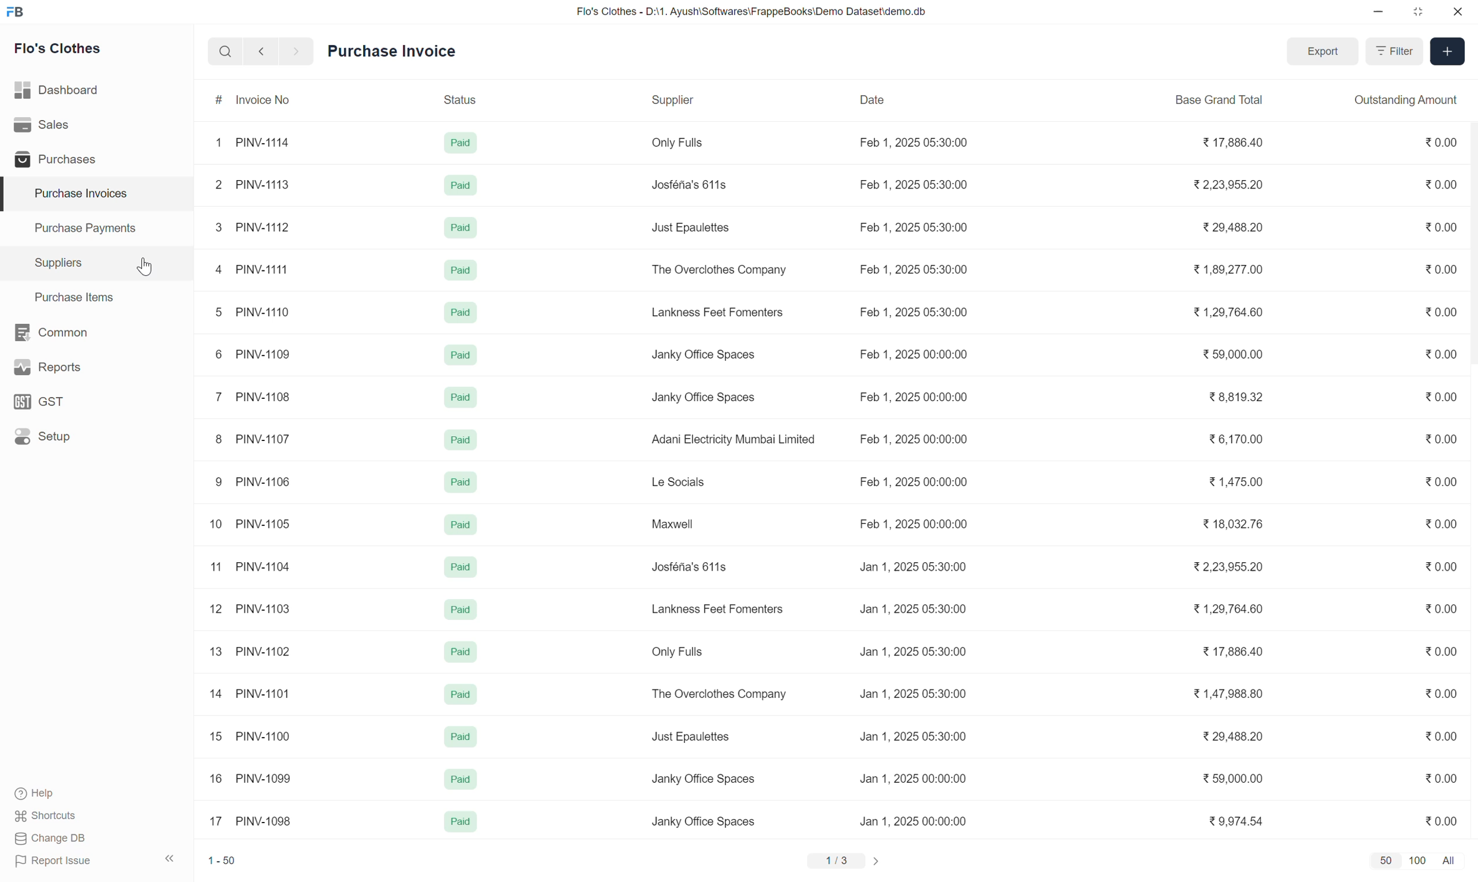 The width and height of the screenshot is (1478, 882). Describe the element at coordinates (1242, 440) in the screenshot. I see `6,170.00` at that location.